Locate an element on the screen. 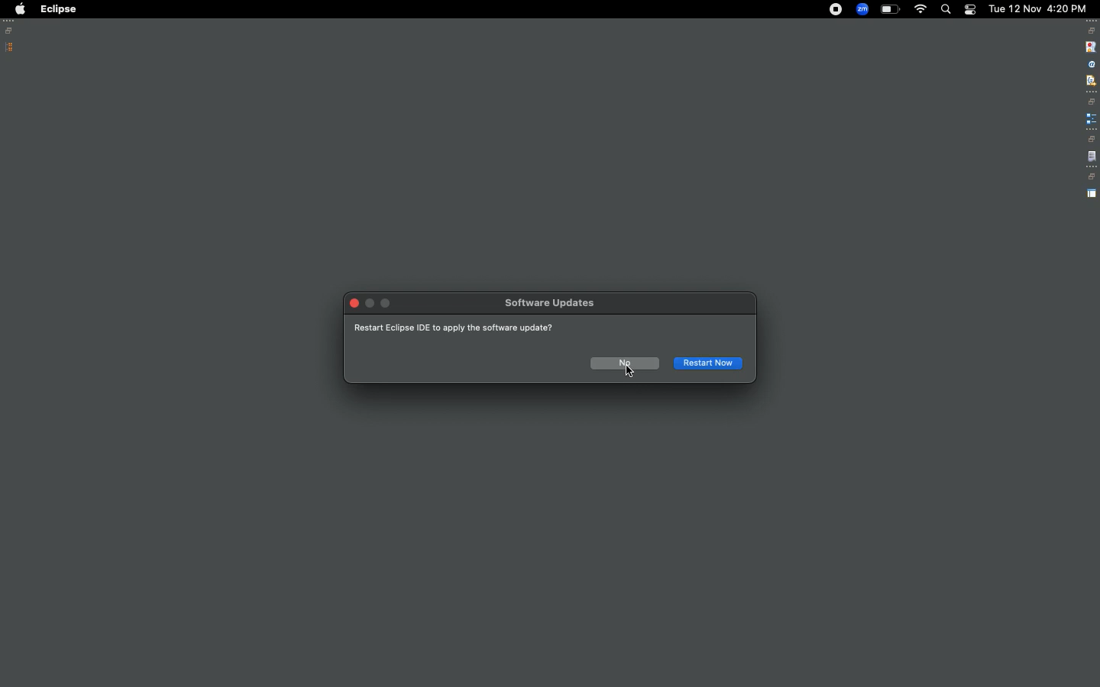 Image resolution: width=1100 pixels, height=687 pixels. Restart now is located at coordinates (709, 363).